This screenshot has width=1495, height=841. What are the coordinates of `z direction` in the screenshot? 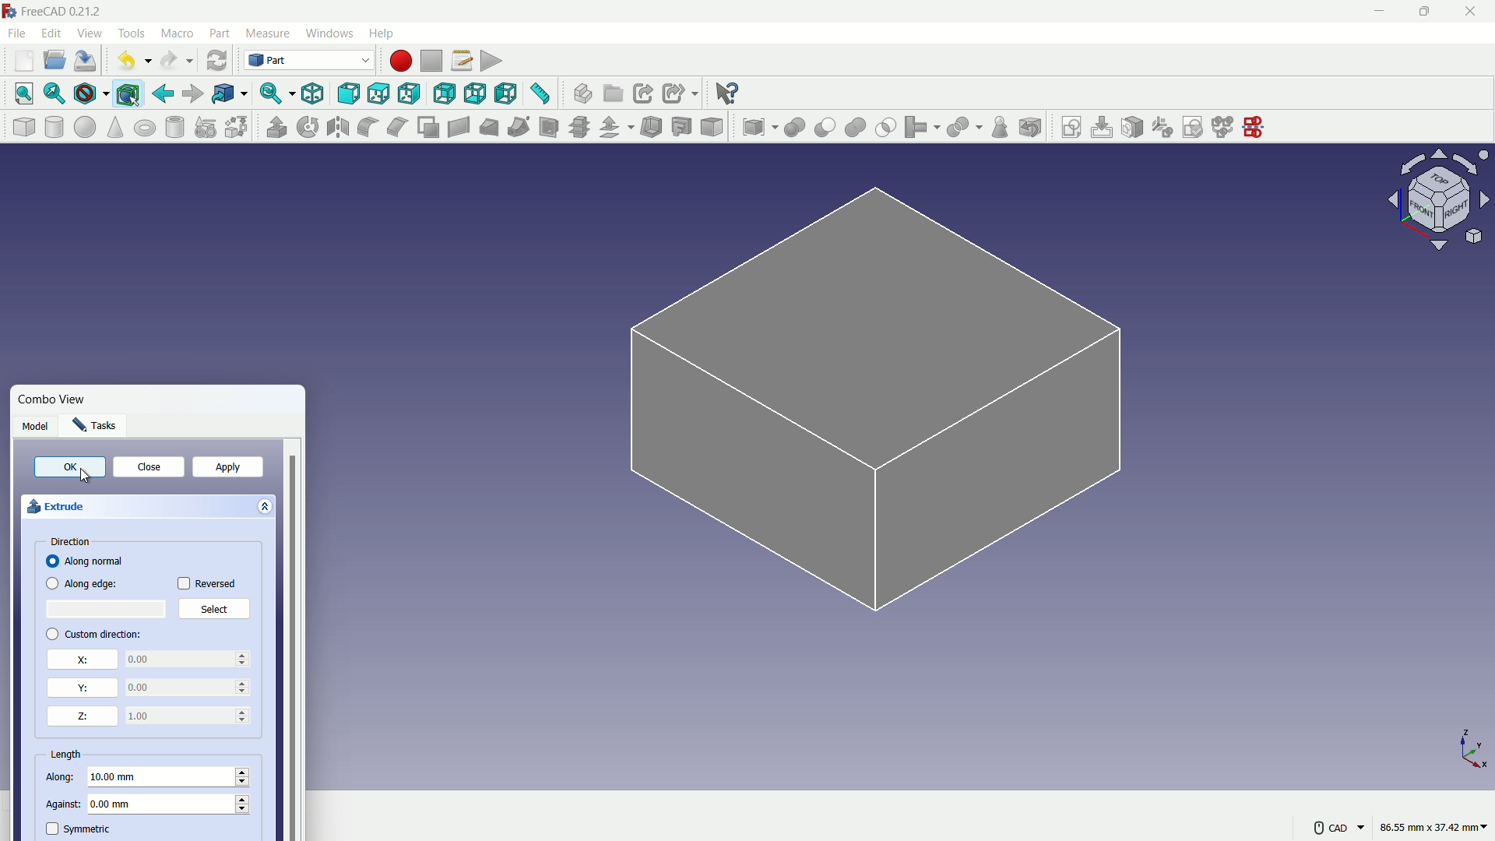 It's located at (80, 718).